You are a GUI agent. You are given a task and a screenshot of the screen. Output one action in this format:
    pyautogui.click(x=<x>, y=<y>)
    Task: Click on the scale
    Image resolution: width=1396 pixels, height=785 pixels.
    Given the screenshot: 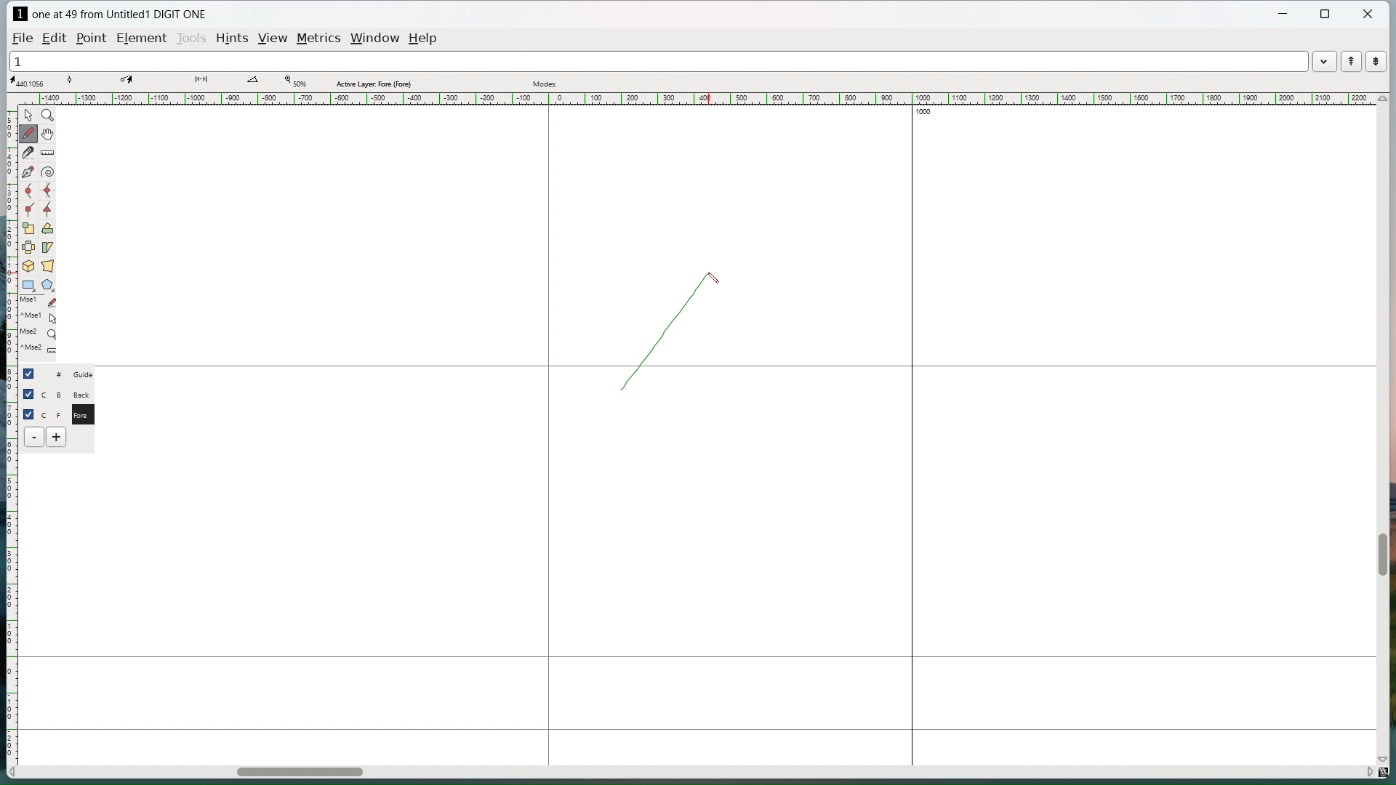 What is the action you would take?
    pyautogui.click(x=29, y=228)
    